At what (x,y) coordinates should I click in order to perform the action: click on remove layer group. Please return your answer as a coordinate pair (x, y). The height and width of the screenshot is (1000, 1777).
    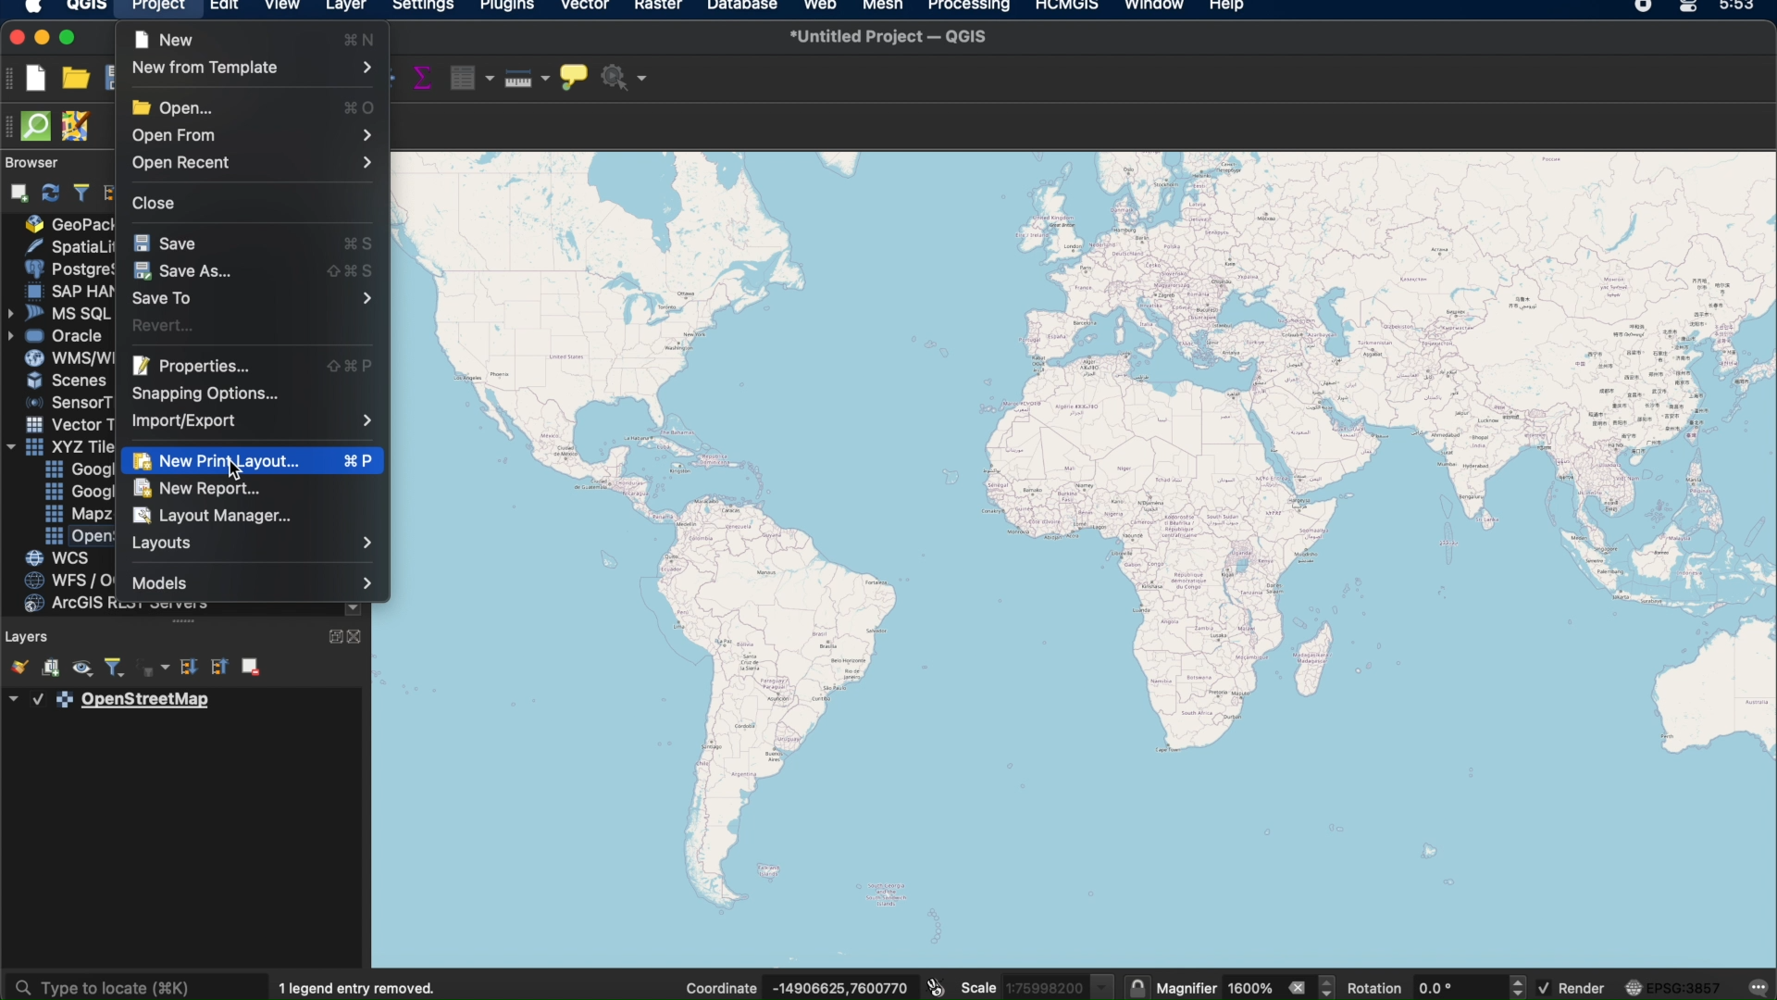
    Looking at the image, I should click on (253, 666).